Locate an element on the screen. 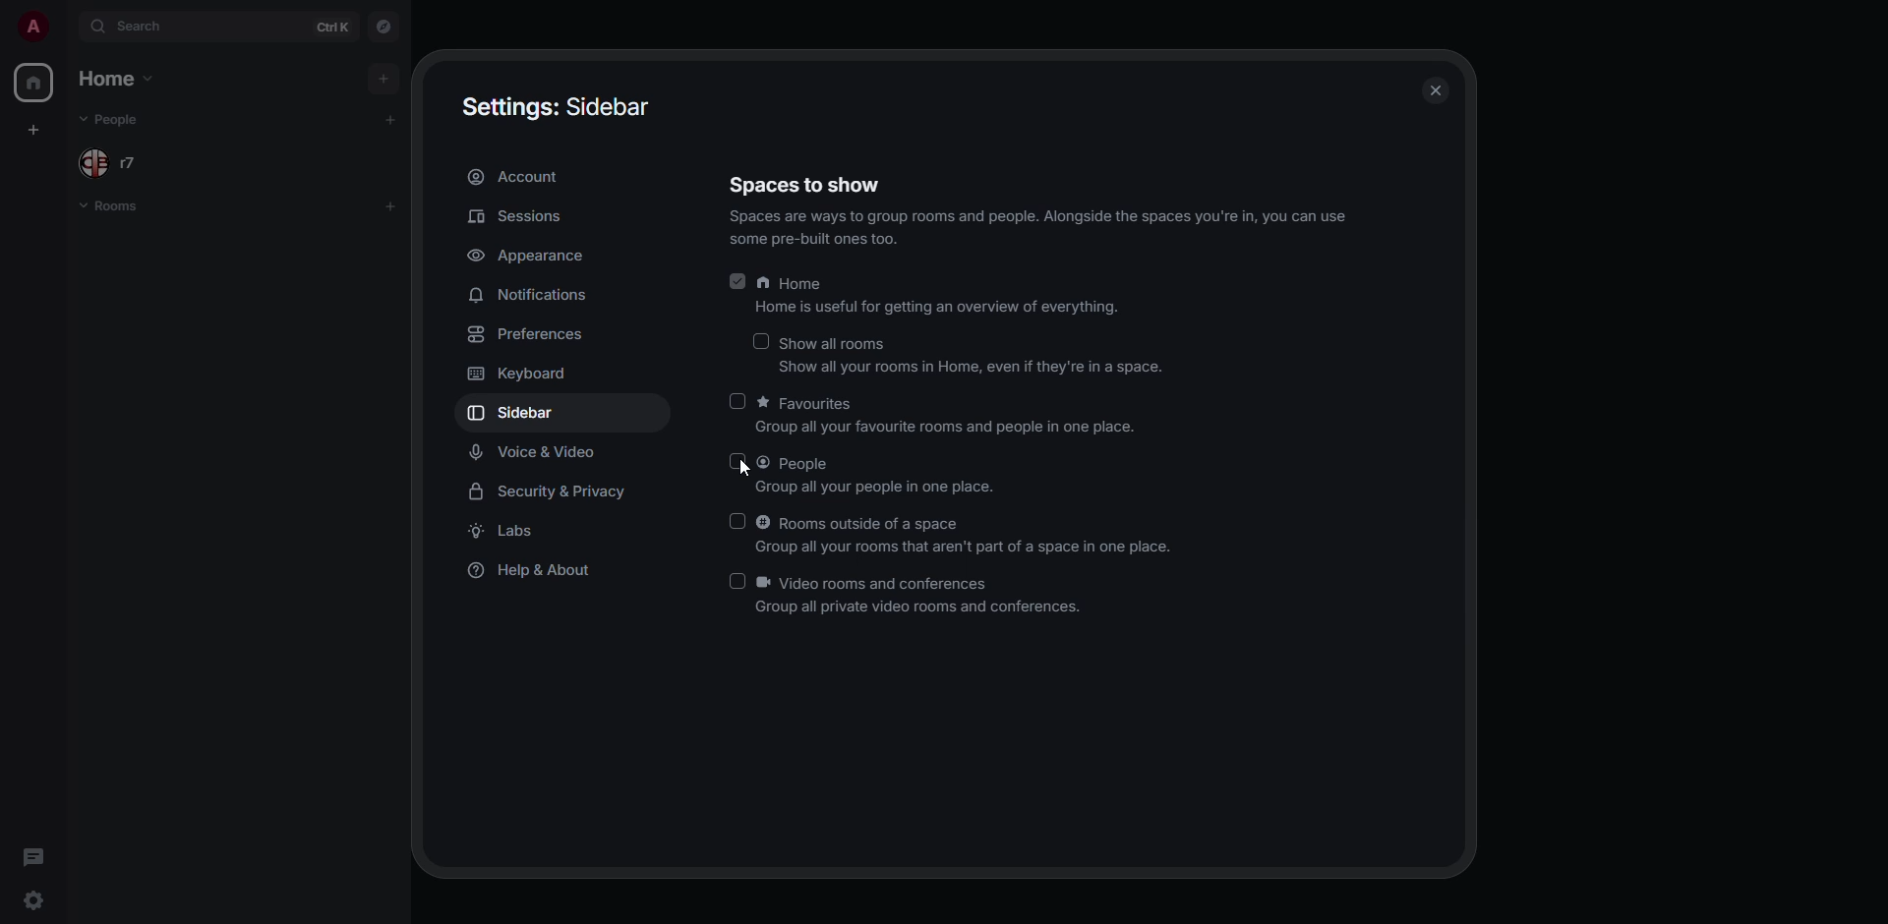  add is located at coordinates (386, 76).